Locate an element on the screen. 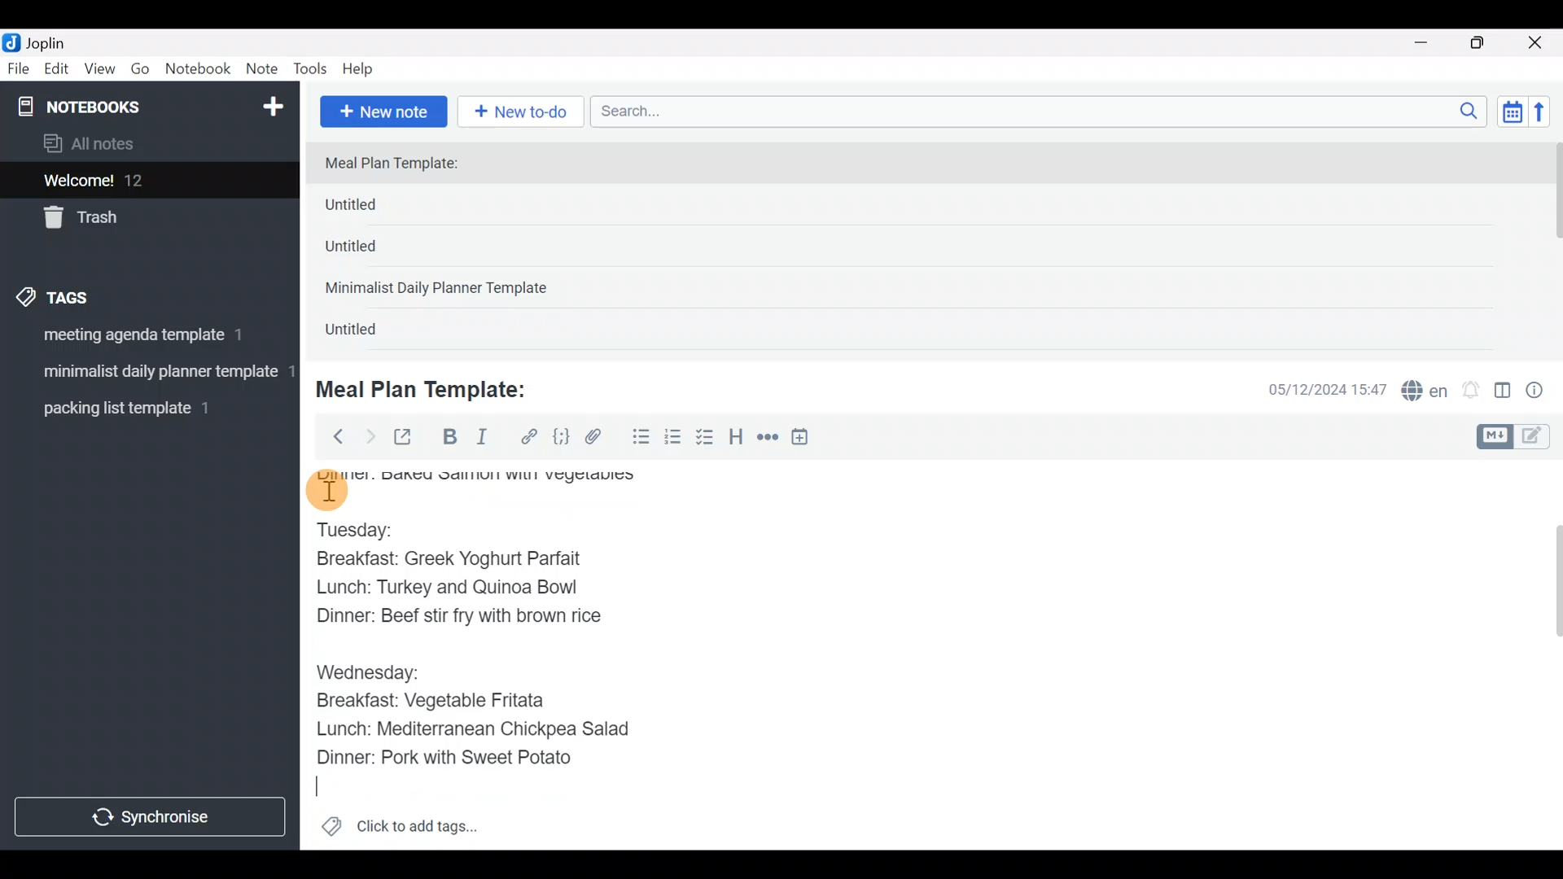 The height and width of the screenshot is (879, 1563). Checkbox is located at coordinates (707, 439).